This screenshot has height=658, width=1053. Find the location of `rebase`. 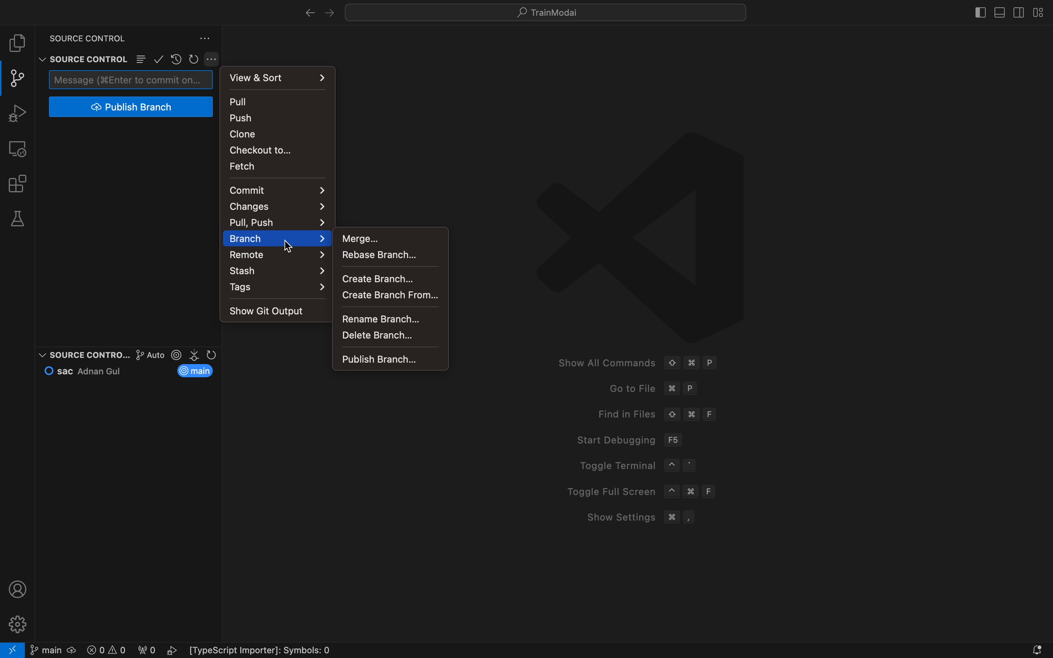

rebase is located at coordinates (387, 255).